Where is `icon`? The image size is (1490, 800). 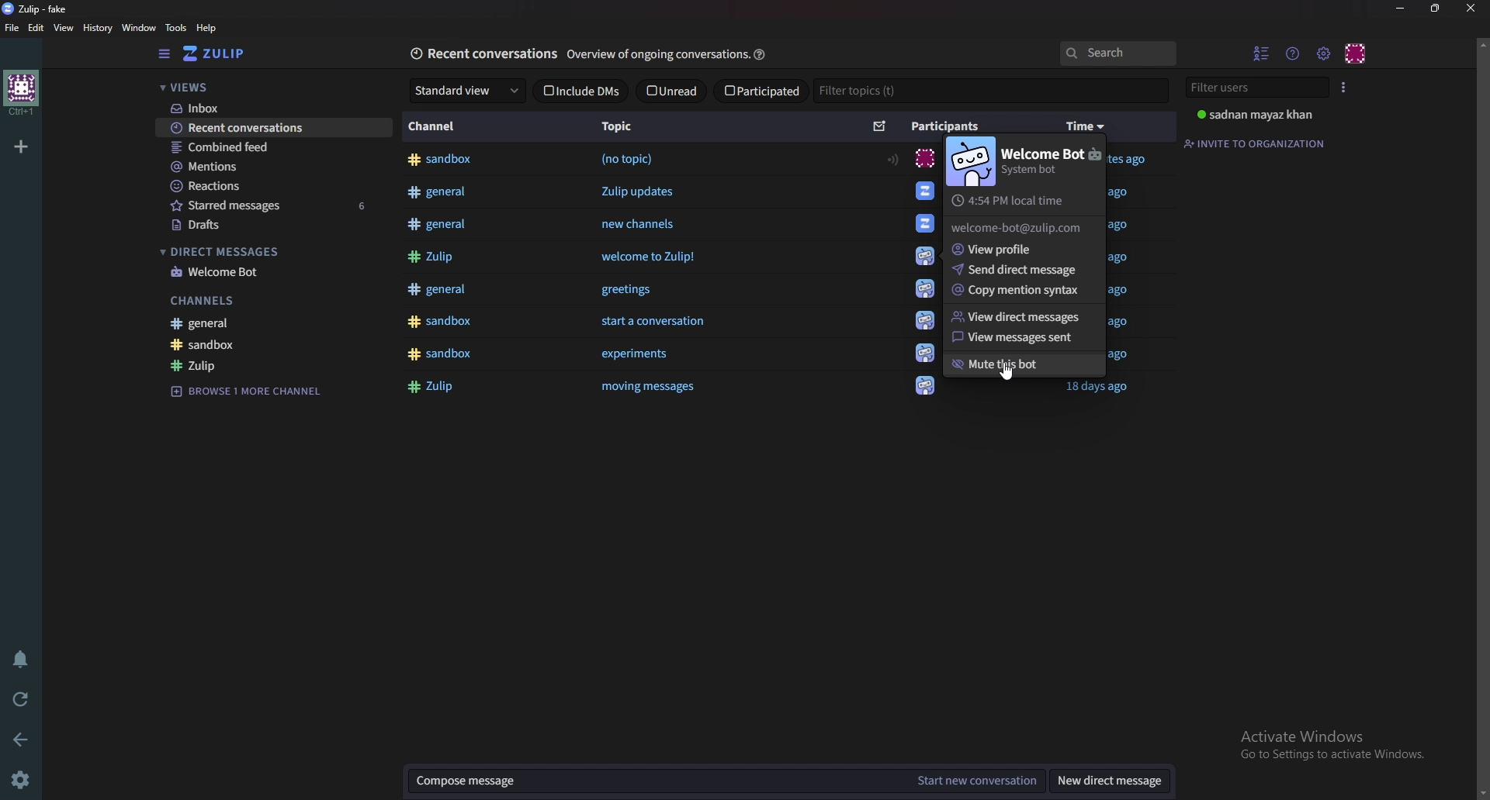 icon is located at coordinates (922, 321).